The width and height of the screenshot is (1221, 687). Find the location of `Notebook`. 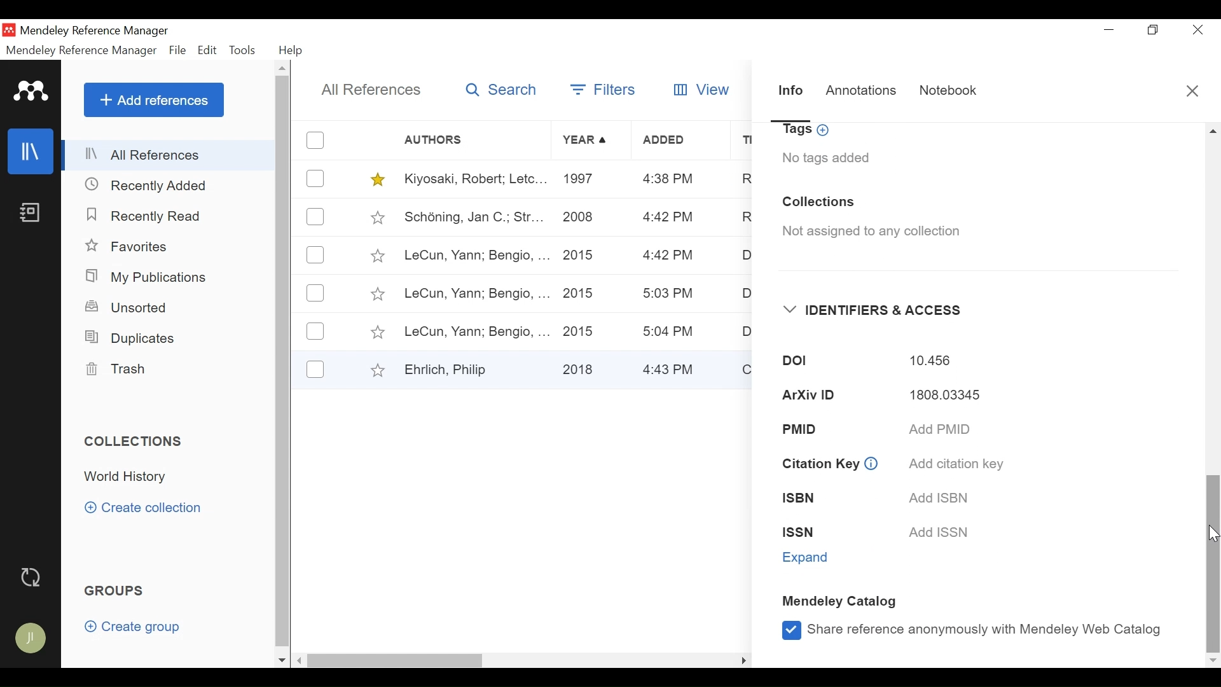

Notebook is located at coordinates (948, 93).